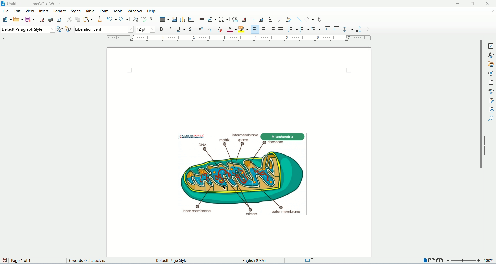 The width and height of the screenshot is (496, 264). What do you see at coordinates (210, 29) in the screenshot?
I see `subscript` at bounding box center [210, 29].